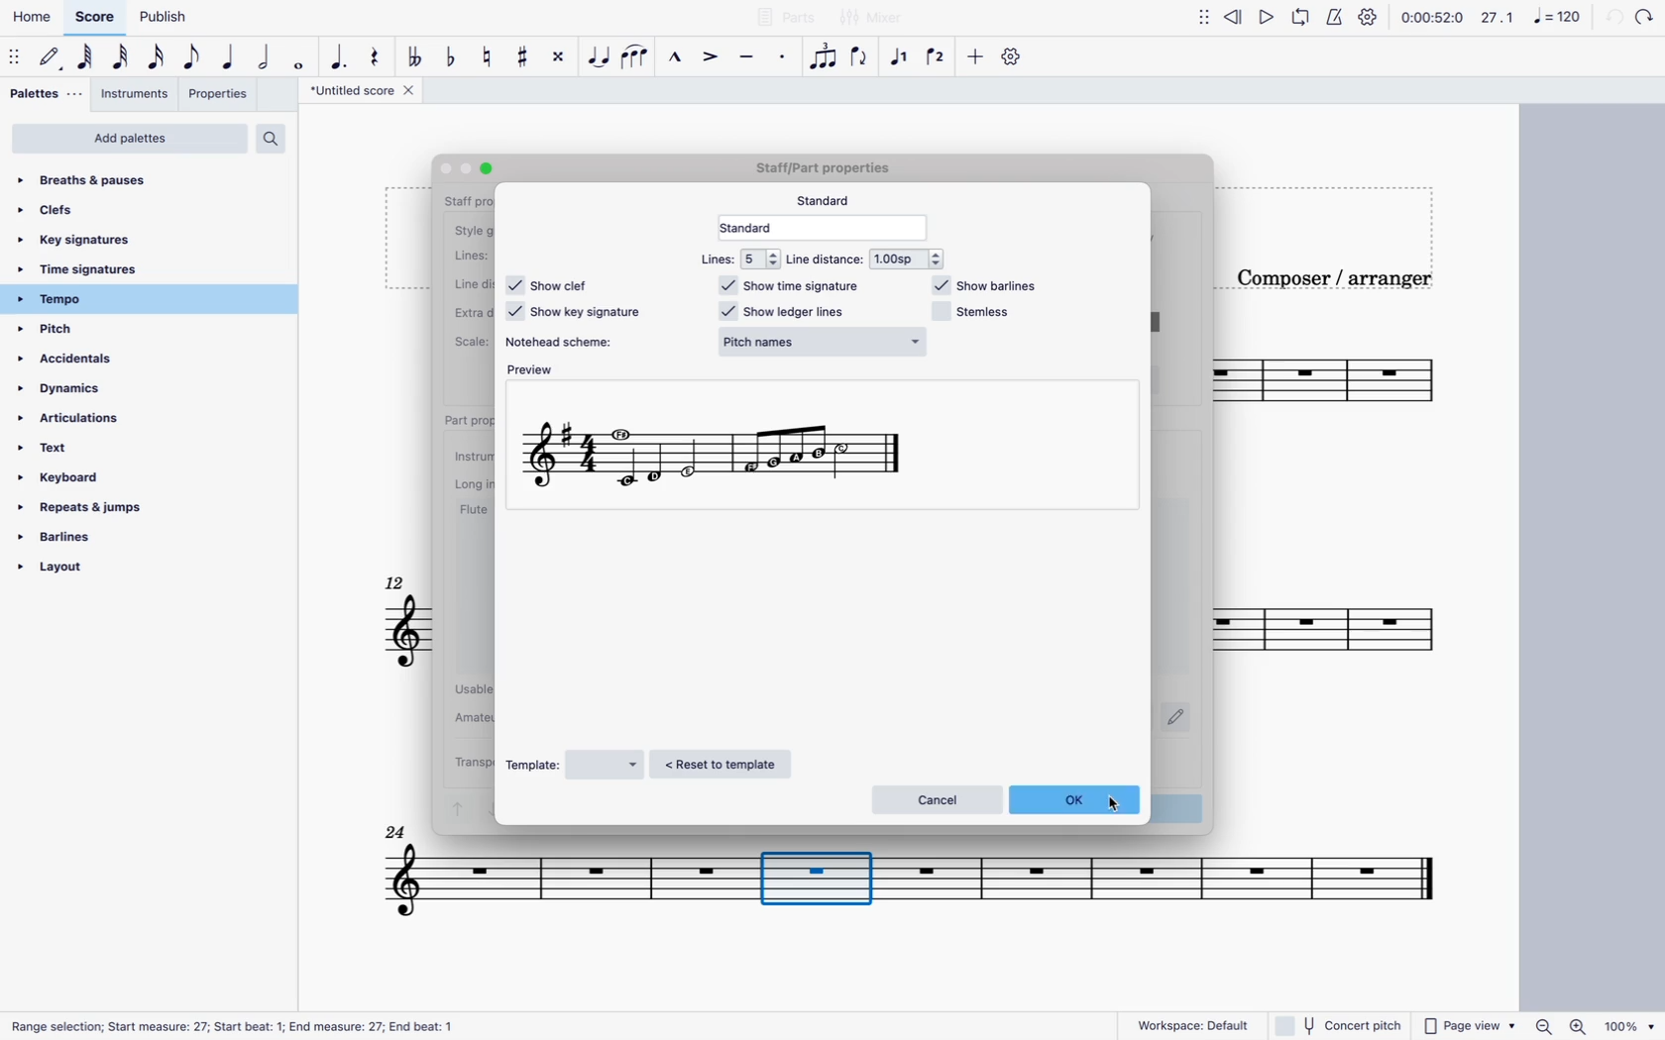  What do you see at coordinates (1339, 16) in the screenshot?
I see `metronome` at bounding box center [1339, 16].